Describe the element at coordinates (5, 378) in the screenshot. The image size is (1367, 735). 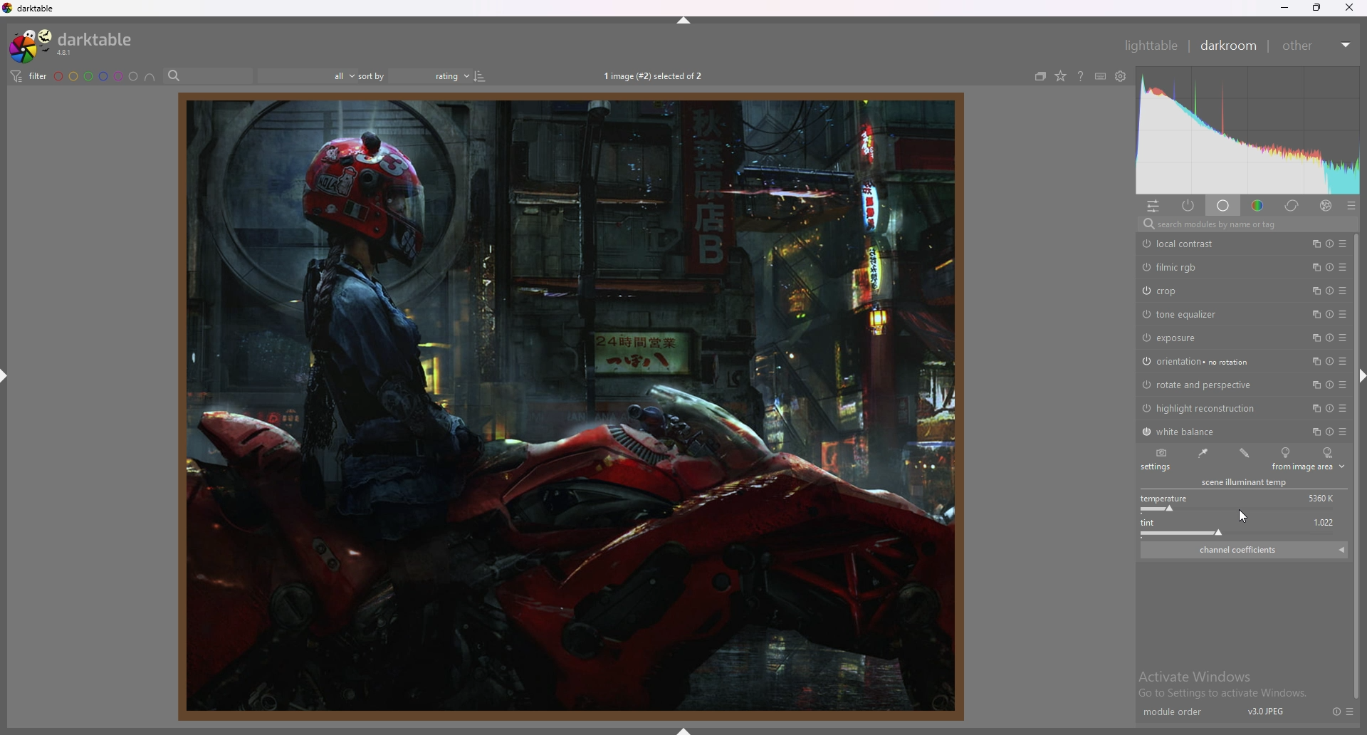
I see `hide` at that location.